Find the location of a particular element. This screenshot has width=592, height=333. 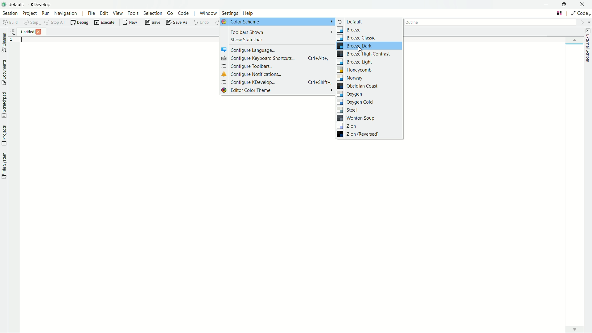

window is located at coordinates (208, 14).